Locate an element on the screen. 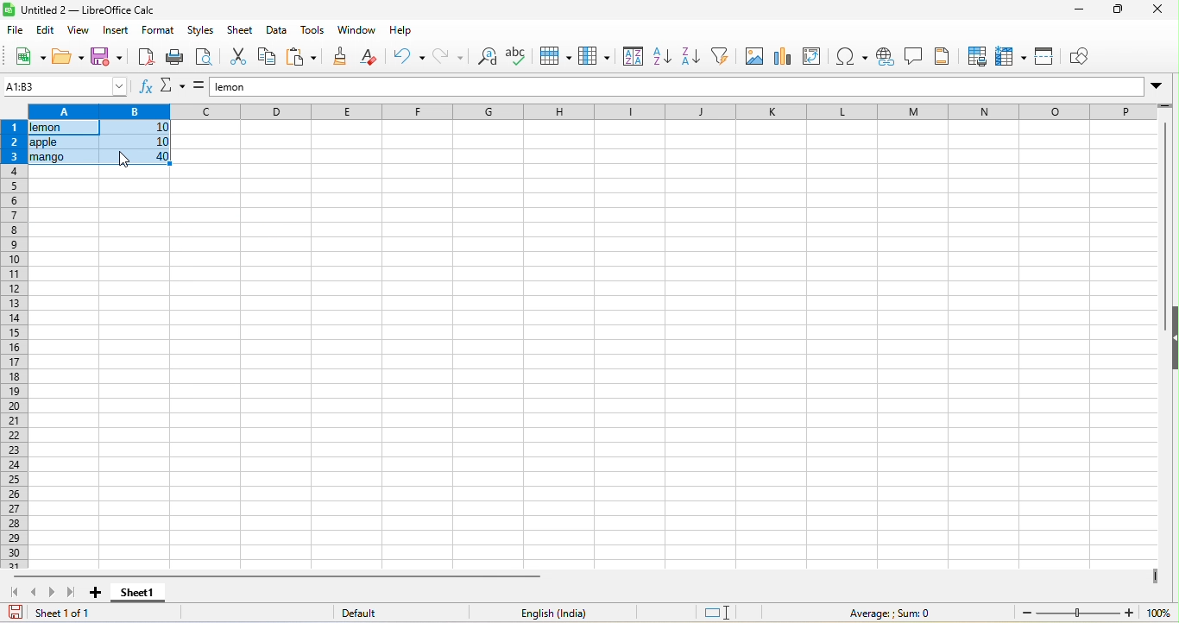  print area is located at coordinates (976, 58).